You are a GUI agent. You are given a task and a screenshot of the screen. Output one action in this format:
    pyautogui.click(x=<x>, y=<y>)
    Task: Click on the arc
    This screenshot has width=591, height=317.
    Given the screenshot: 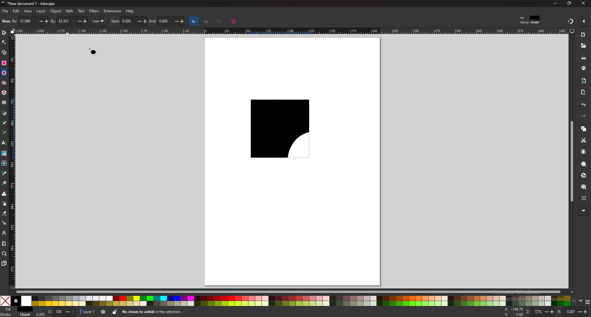 What is the action you would take?
    pyautogui.click(x=206, y=21)
    